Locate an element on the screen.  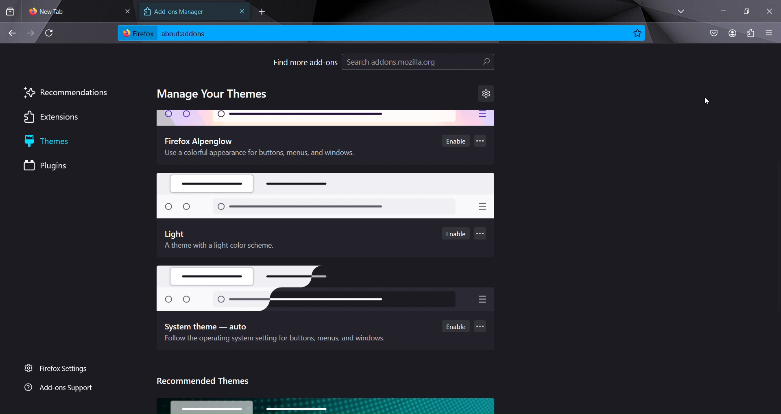
bookmark page is located at coordinates (637, 33).